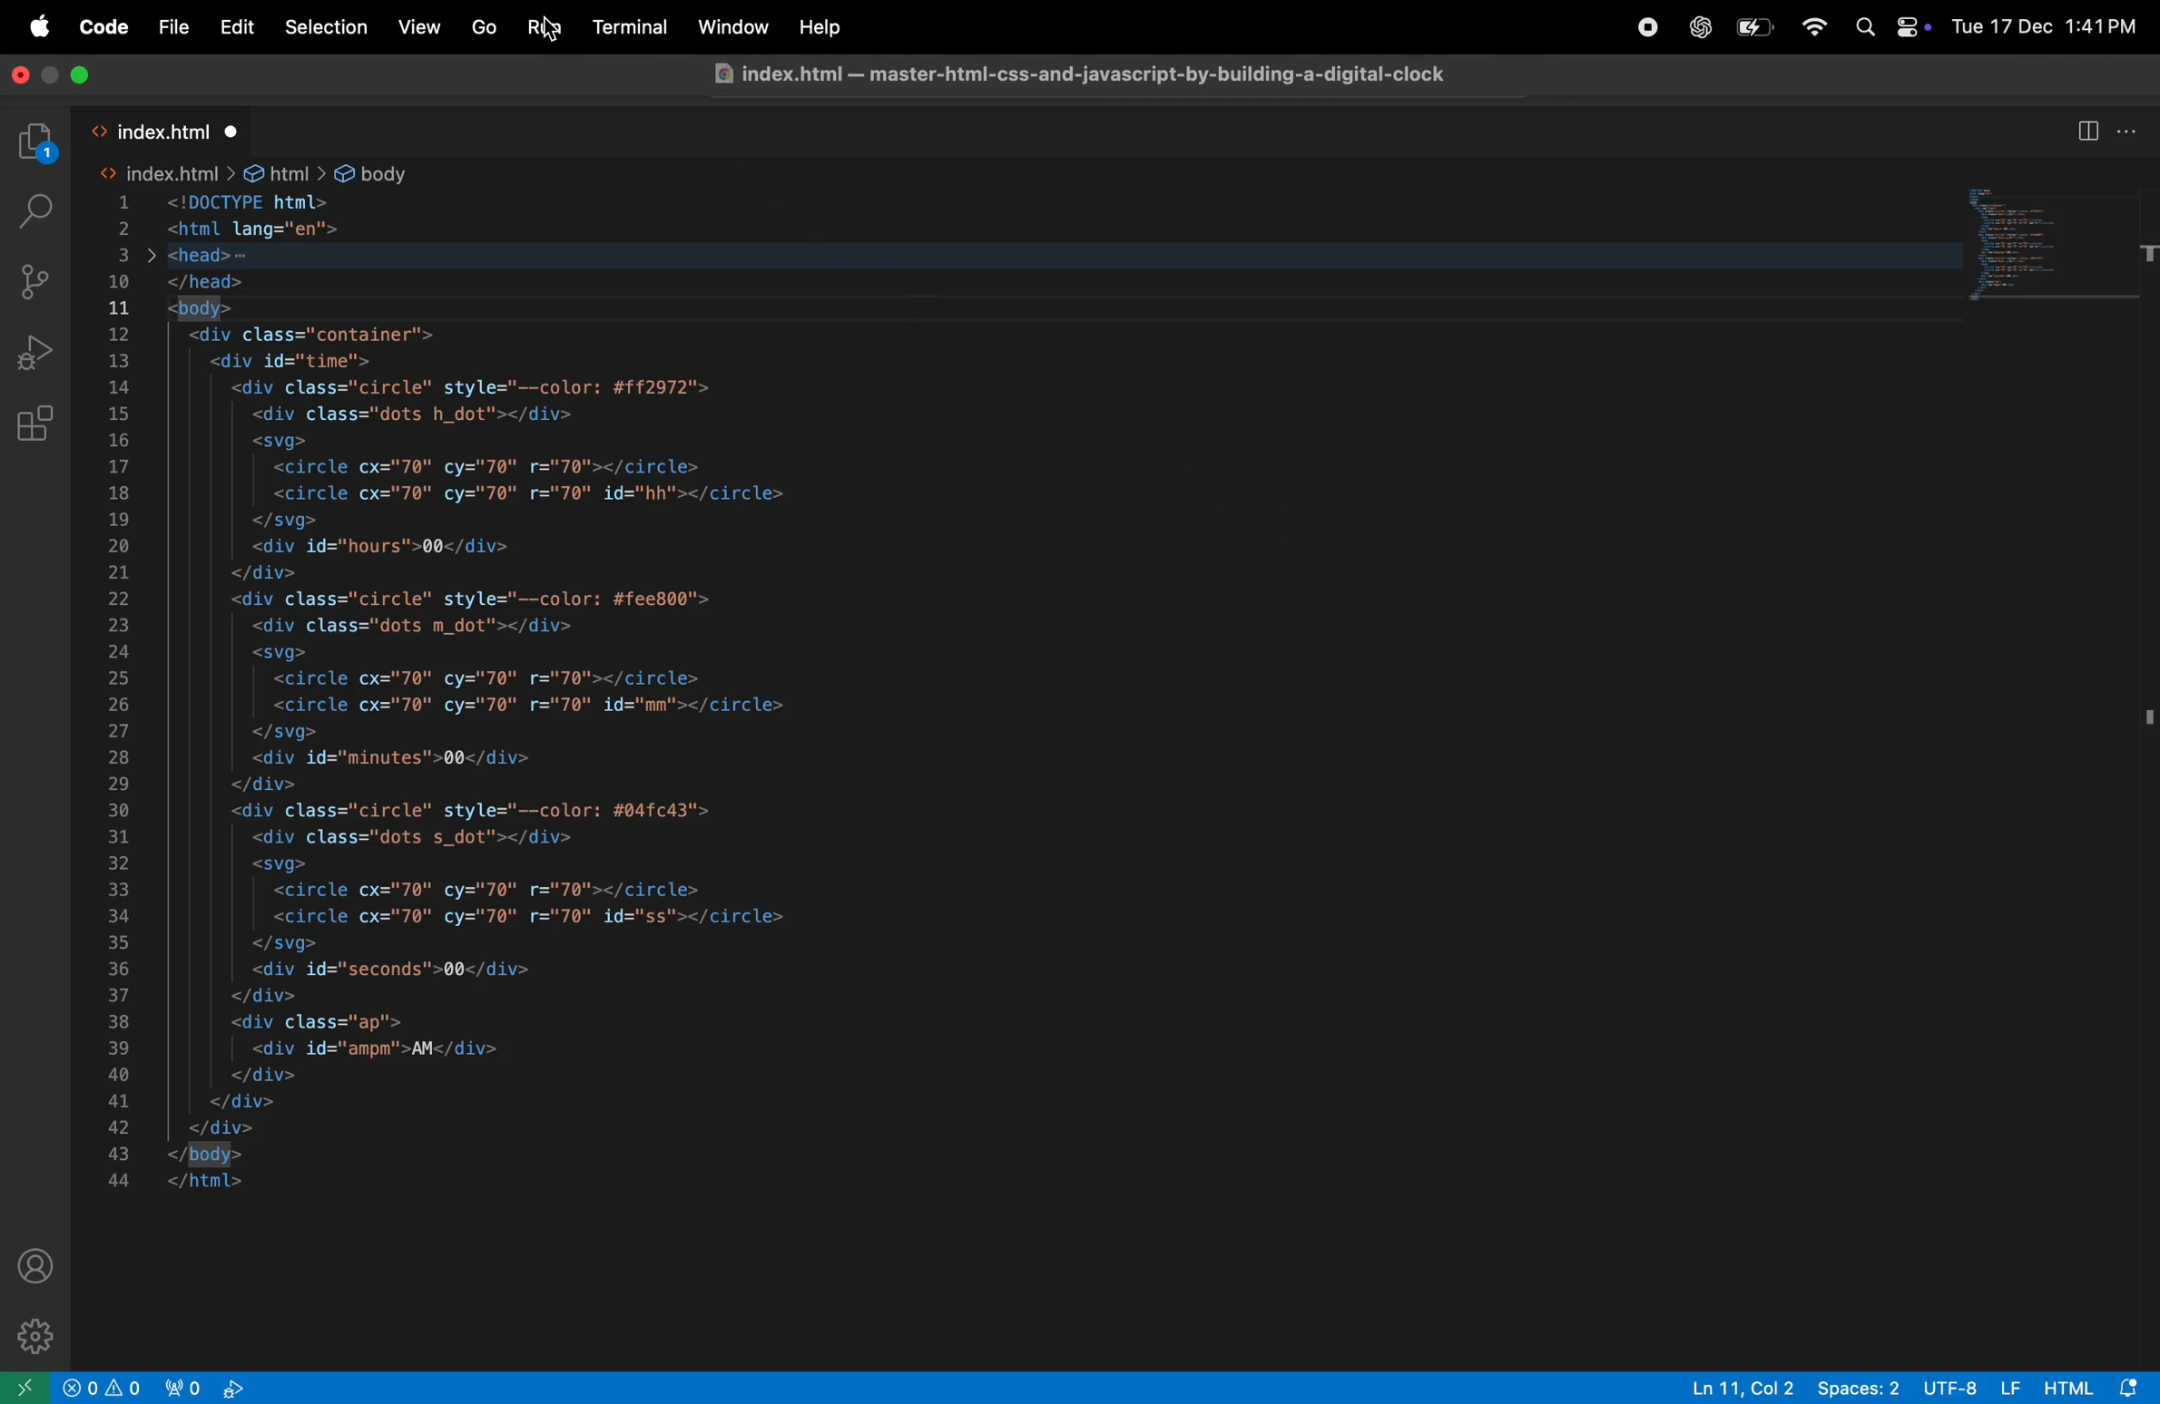 This screenshot has width=2160, height=1404. What do you see at coordinates (1697, 27) in the screenshot?
I see `chatgpt` at bounding box center [1697, 27].